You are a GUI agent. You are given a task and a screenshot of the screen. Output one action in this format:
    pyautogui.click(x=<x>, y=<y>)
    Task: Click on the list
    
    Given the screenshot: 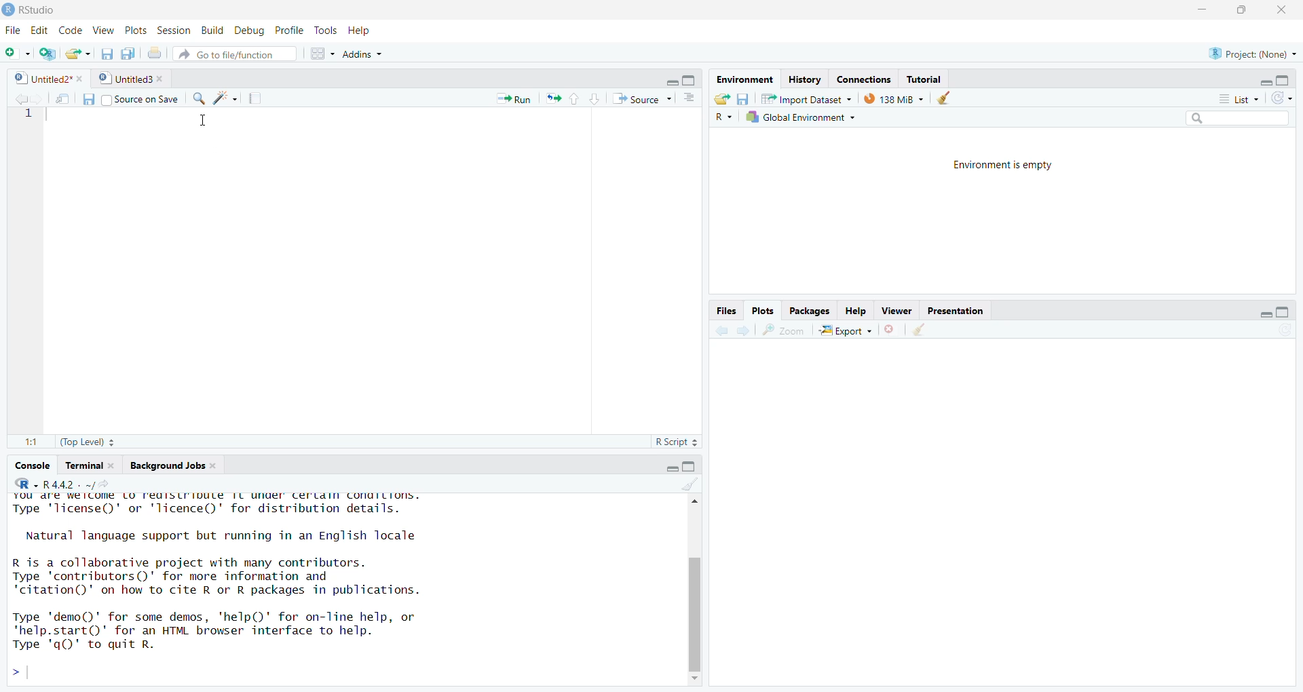 What is the action you would take?
    pyautogui.click(x=1234, y=98)
    